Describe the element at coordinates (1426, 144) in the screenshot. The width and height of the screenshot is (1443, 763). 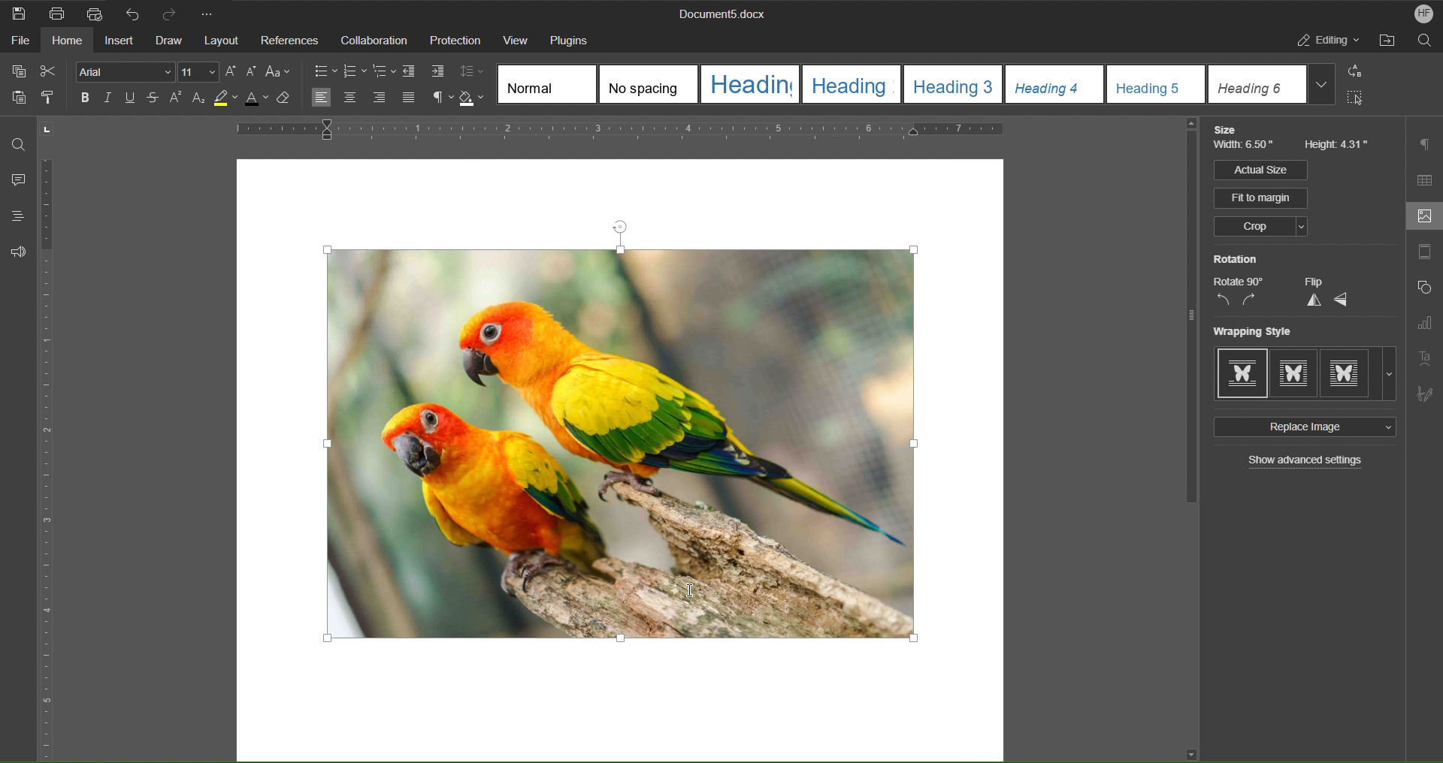
I see `Paragraph Settings` at that location.